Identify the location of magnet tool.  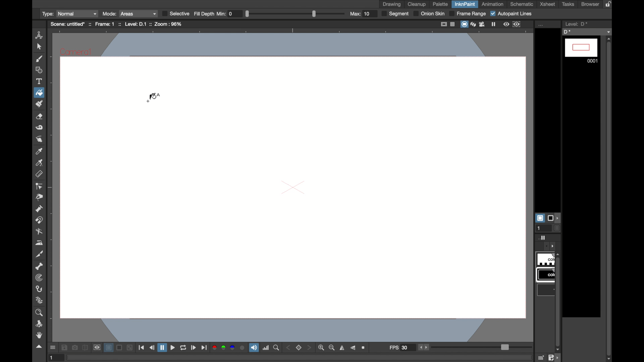
(39, 220).